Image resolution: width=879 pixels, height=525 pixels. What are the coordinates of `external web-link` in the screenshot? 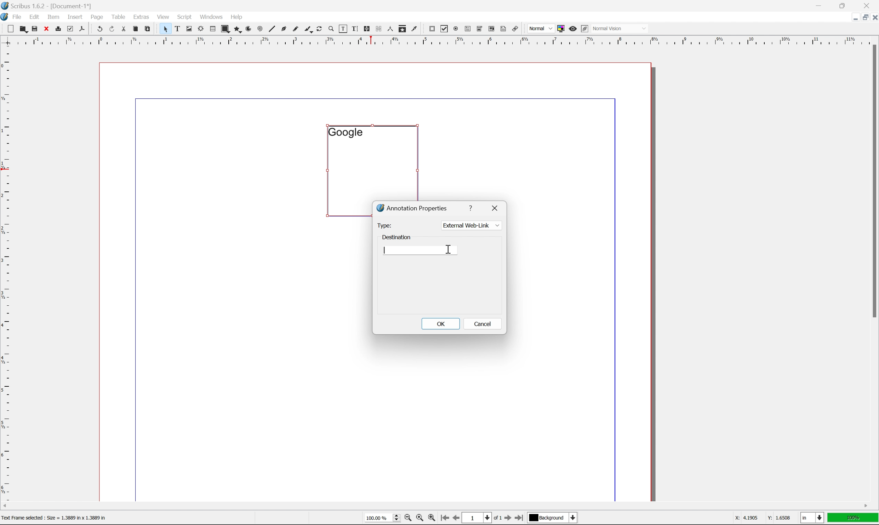 It's located at (470, 225).